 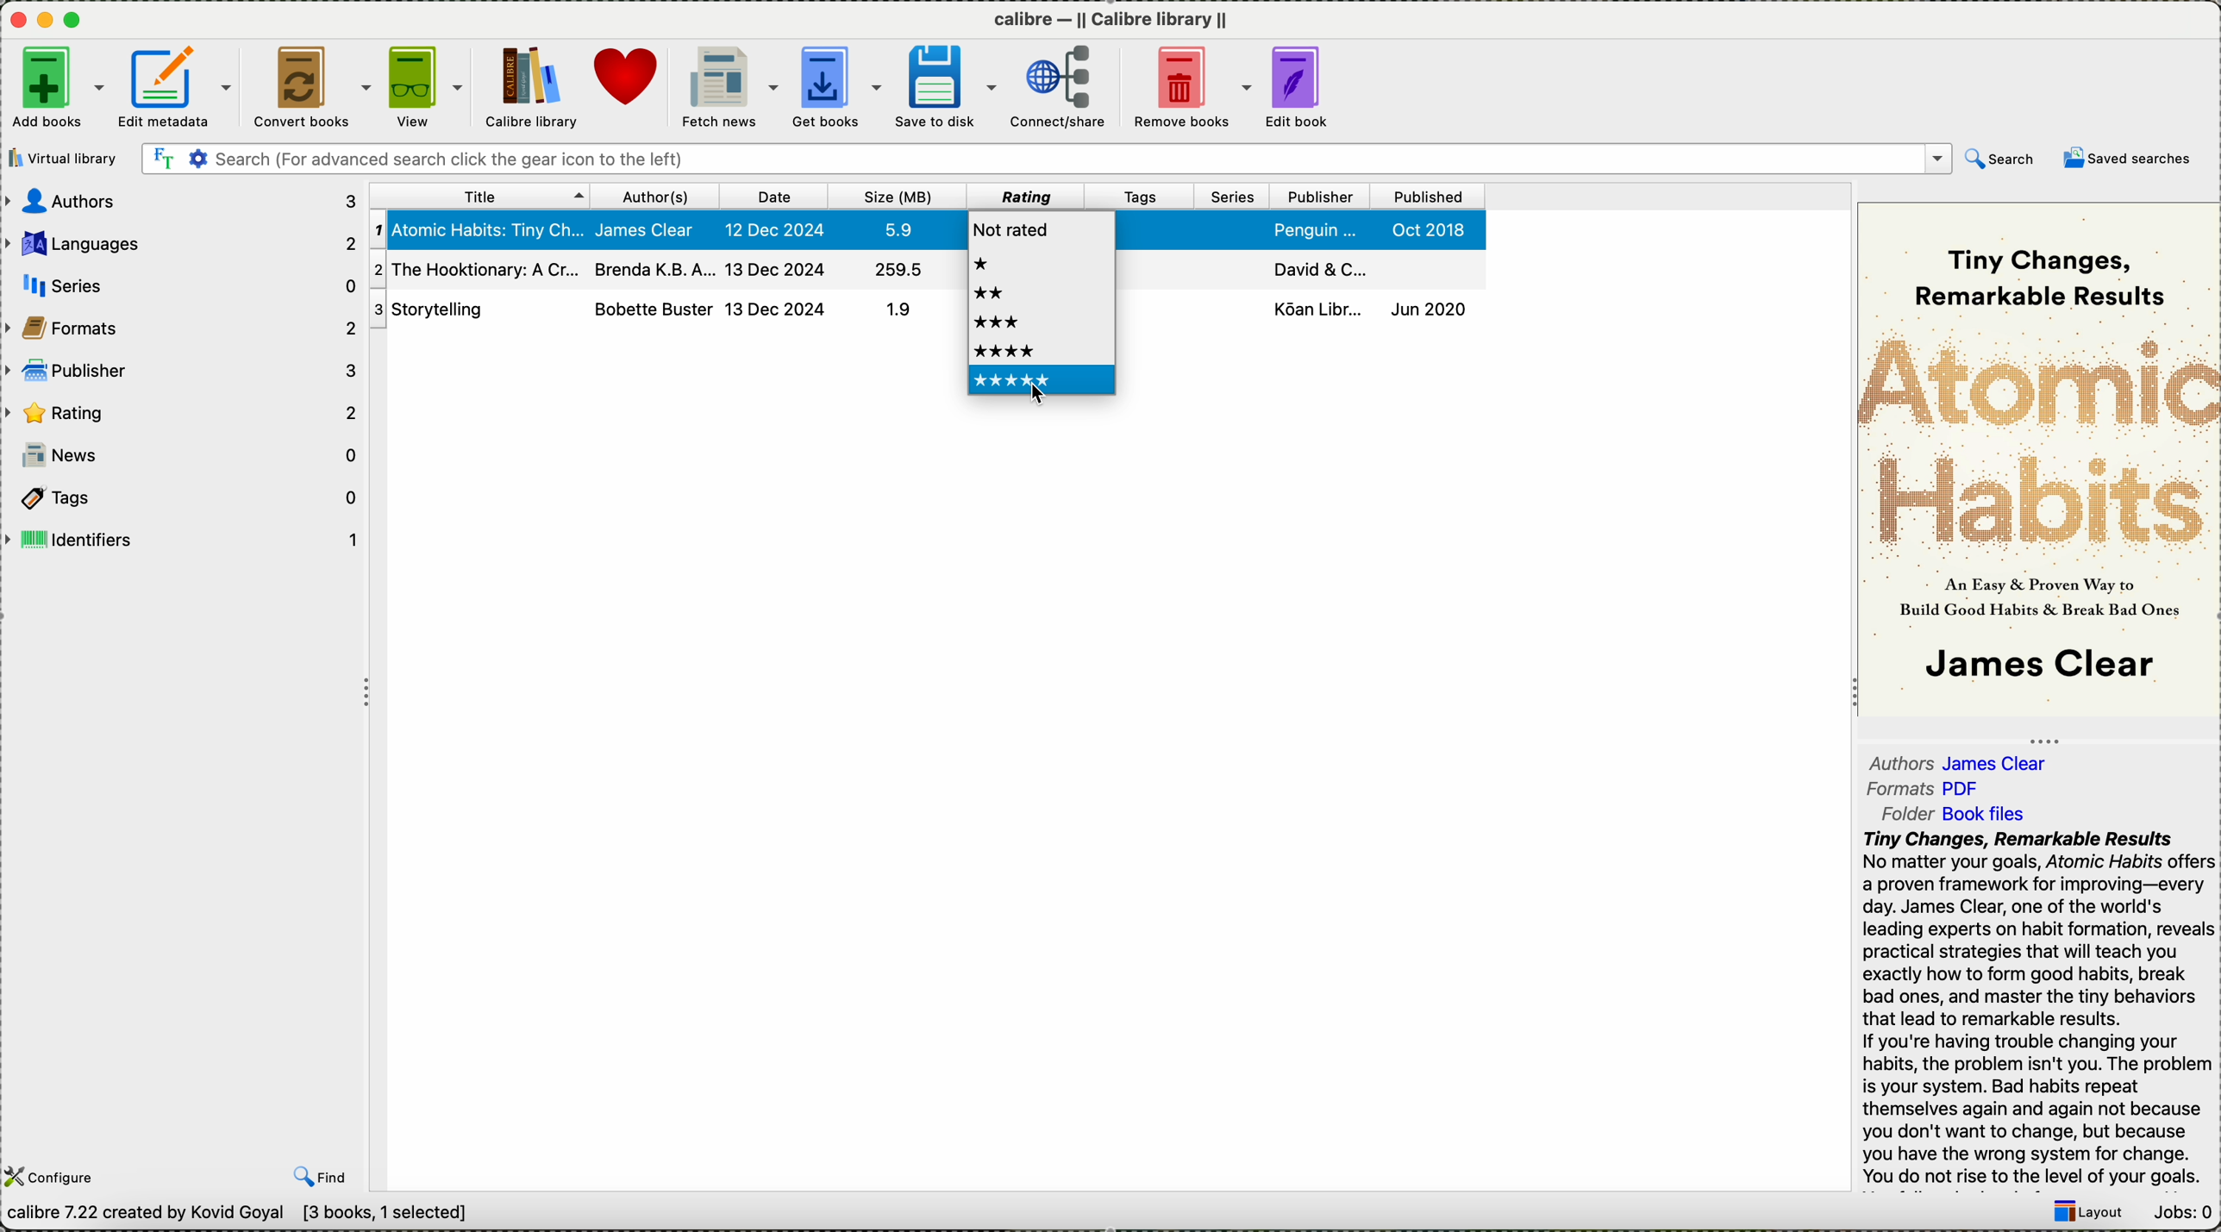 What do you see at coordinates (1984, 816) in the screenshot?
I see `Book file` at bounding box center [1984, 816].